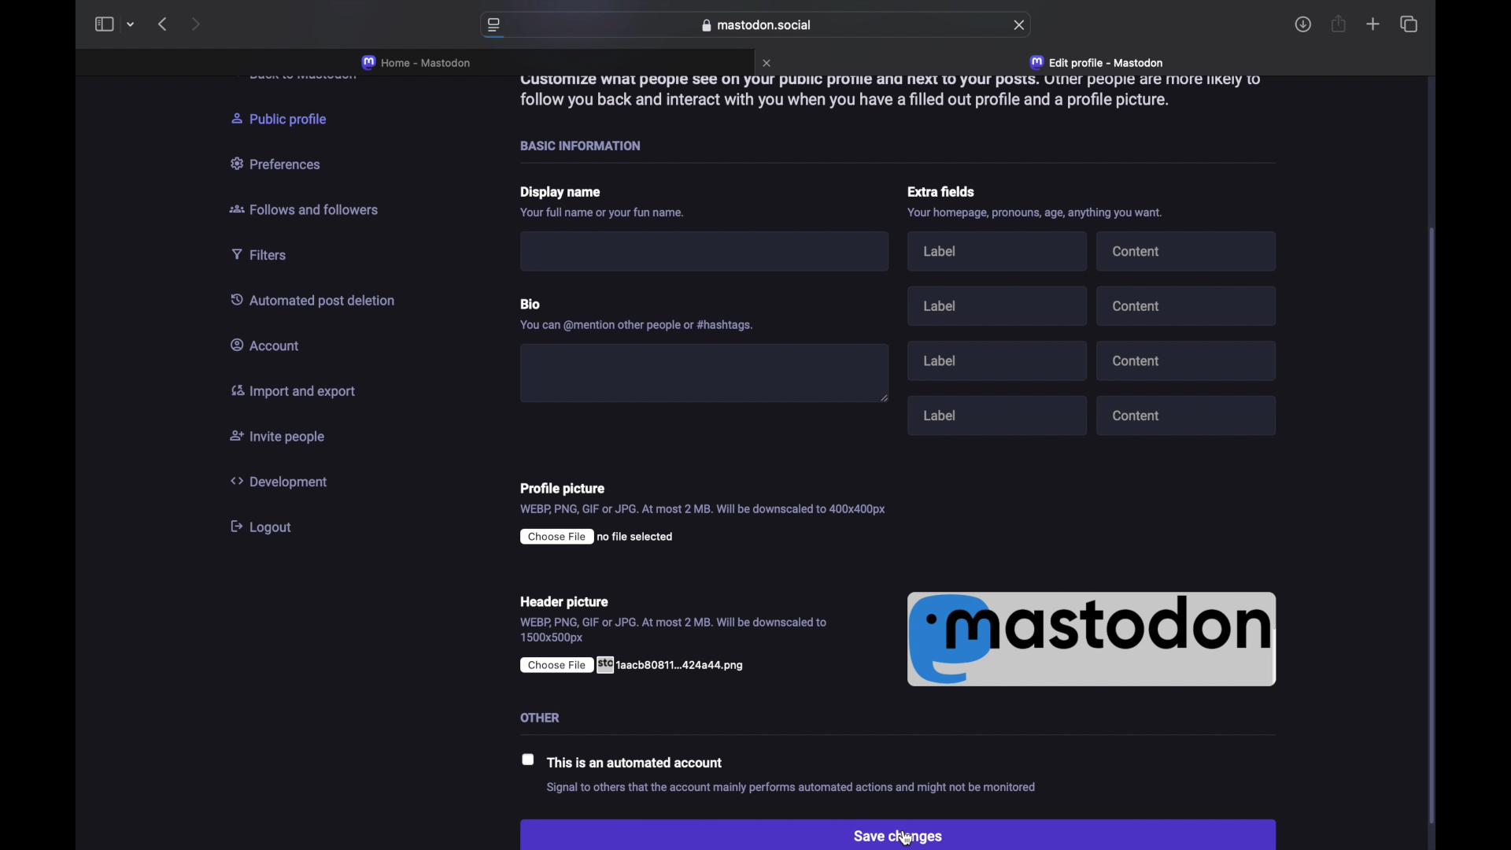  Describe the element at coordinates (416, 62) in the screenshot. I see `home - mastodon` at that location.